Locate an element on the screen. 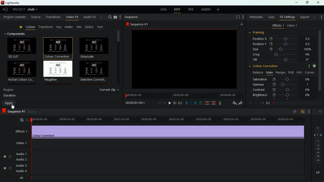  back is located at coordinates (159, 103).